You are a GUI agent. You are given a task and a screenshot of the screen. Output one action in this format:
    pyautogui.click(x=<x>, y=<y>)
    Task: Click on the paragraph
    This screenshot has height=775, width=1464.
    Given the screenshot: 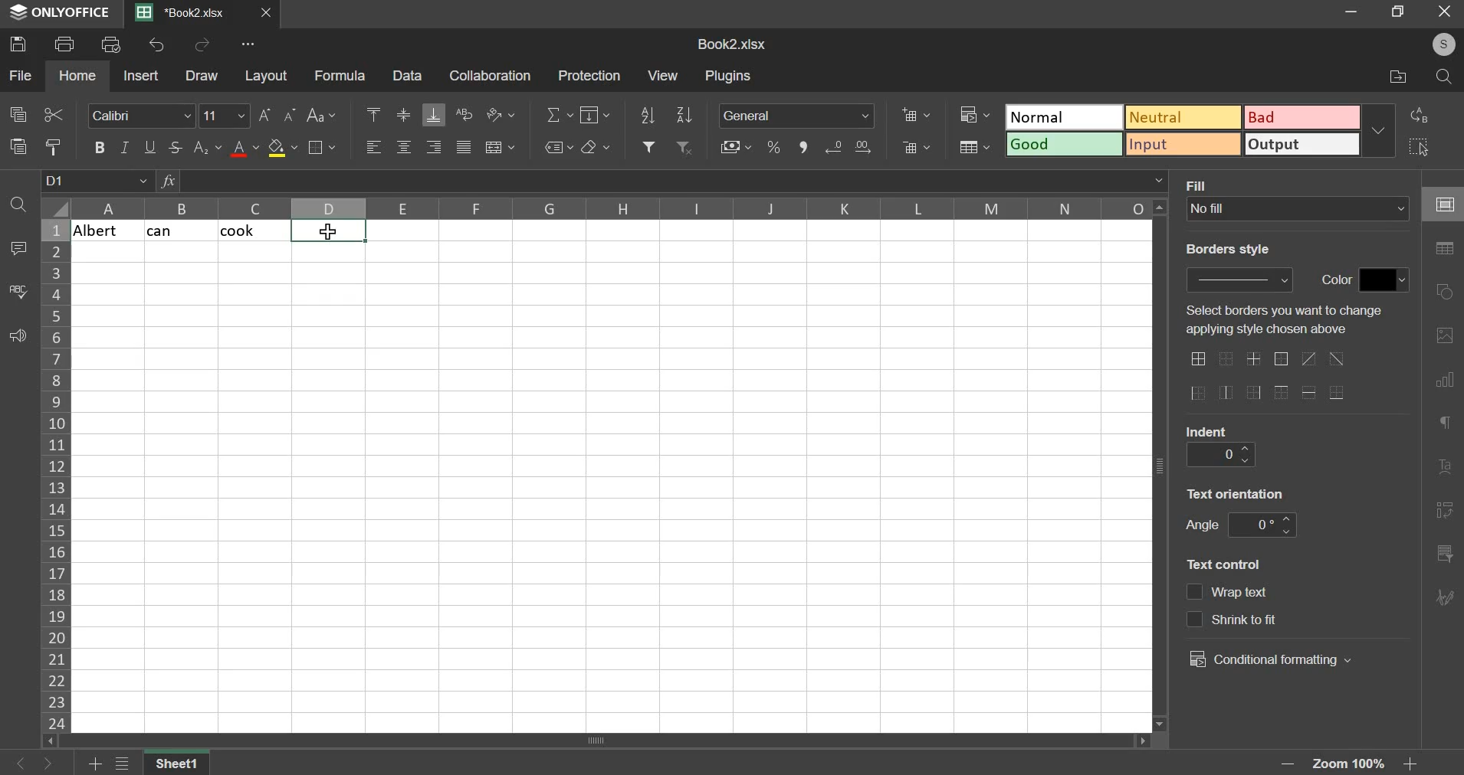 What is the action you would take?
    pyautogui.click(x=1443, y=425)
    